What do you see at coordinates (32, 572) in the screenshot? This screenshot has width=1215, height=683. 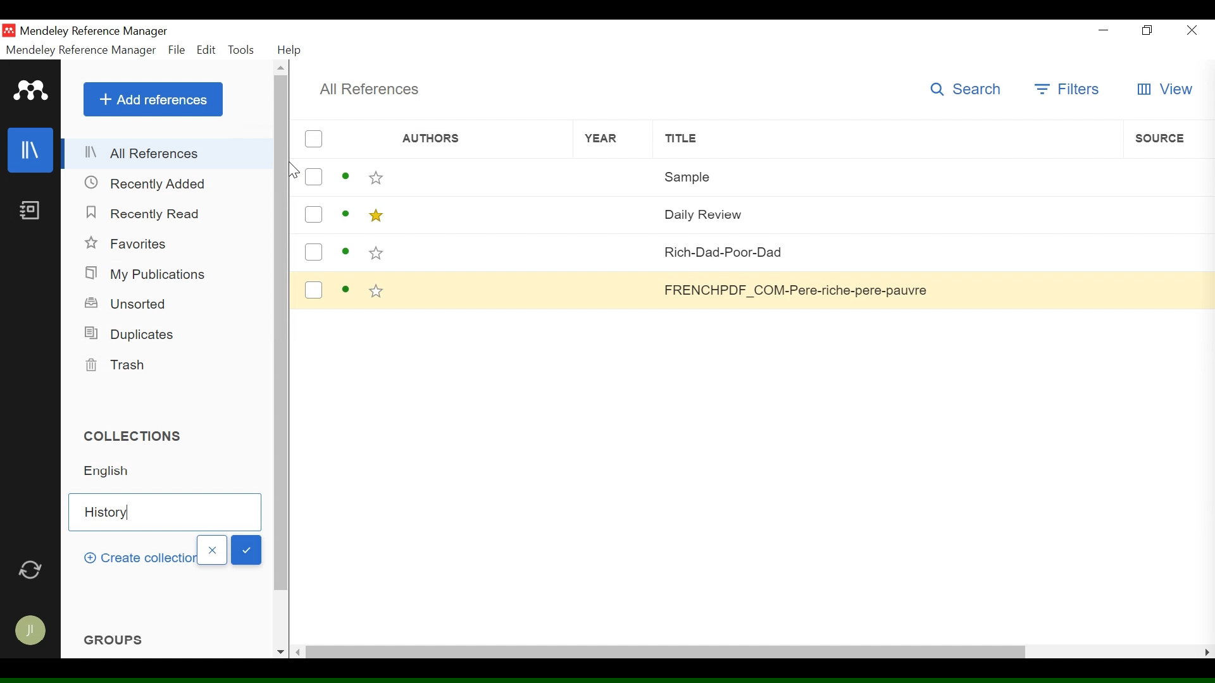 I see `Sync` at bounding box center [32, 572].